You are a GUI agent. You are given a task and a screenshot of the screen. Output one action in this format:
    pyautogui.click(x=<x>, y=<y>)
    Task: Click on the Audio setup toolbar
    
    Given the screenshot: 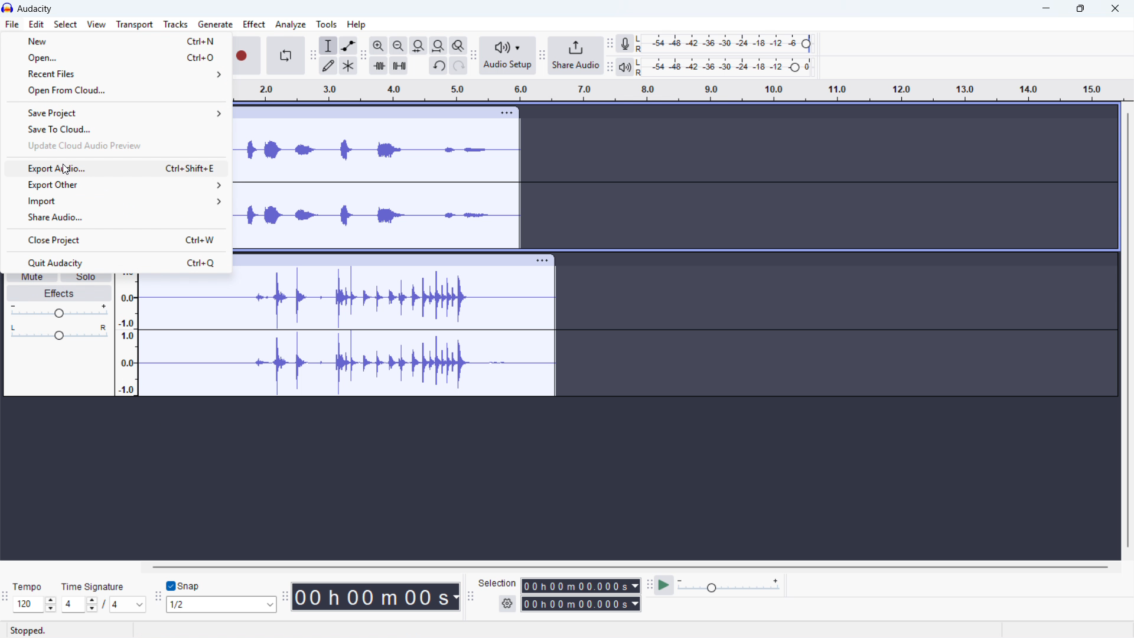 What is the action you would take?
    pyautogui.click(x=474, y=55)
    